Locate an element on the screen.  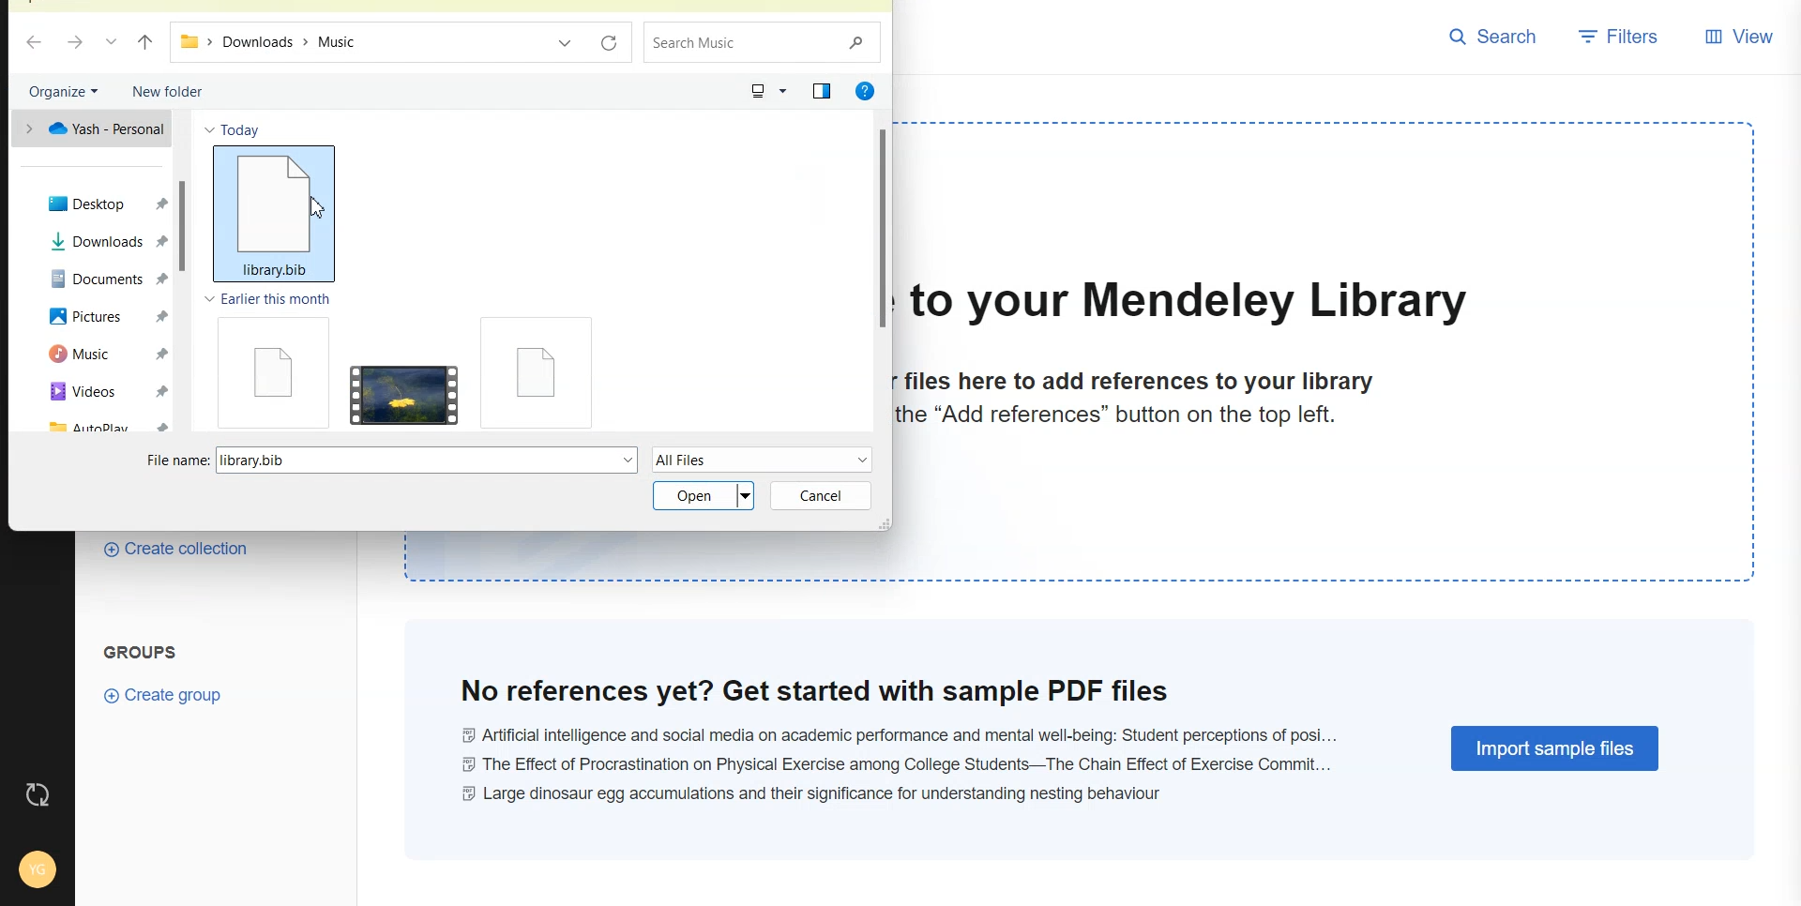
Cursor is located at coordinates (317, 205).